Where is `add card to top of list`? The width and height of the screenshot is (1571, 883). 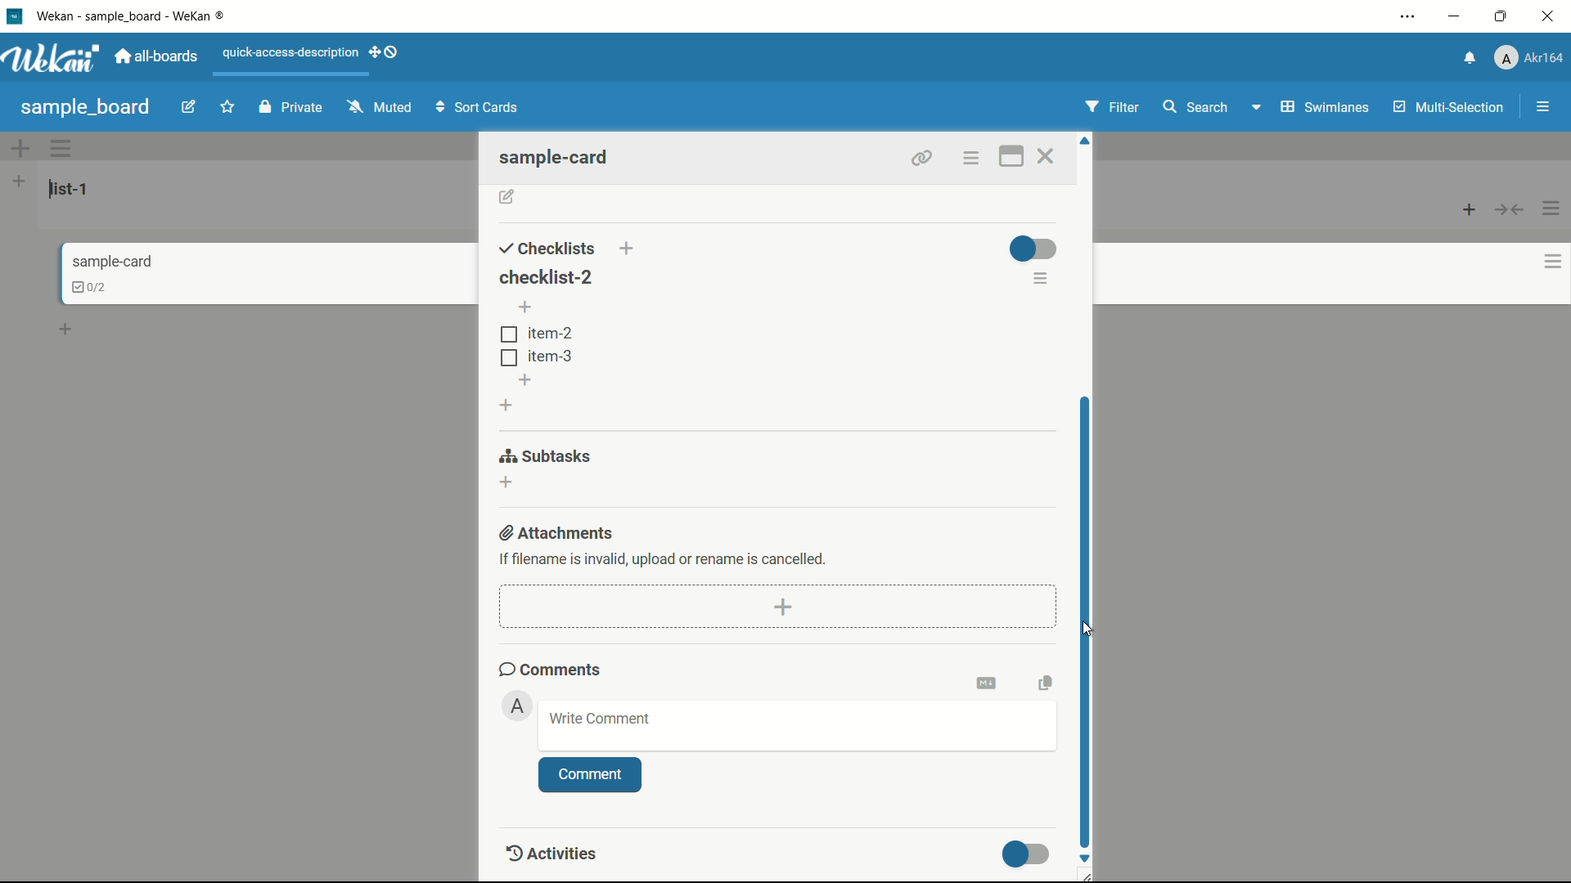 add card to top of list is located at coordinates (1470, 211).